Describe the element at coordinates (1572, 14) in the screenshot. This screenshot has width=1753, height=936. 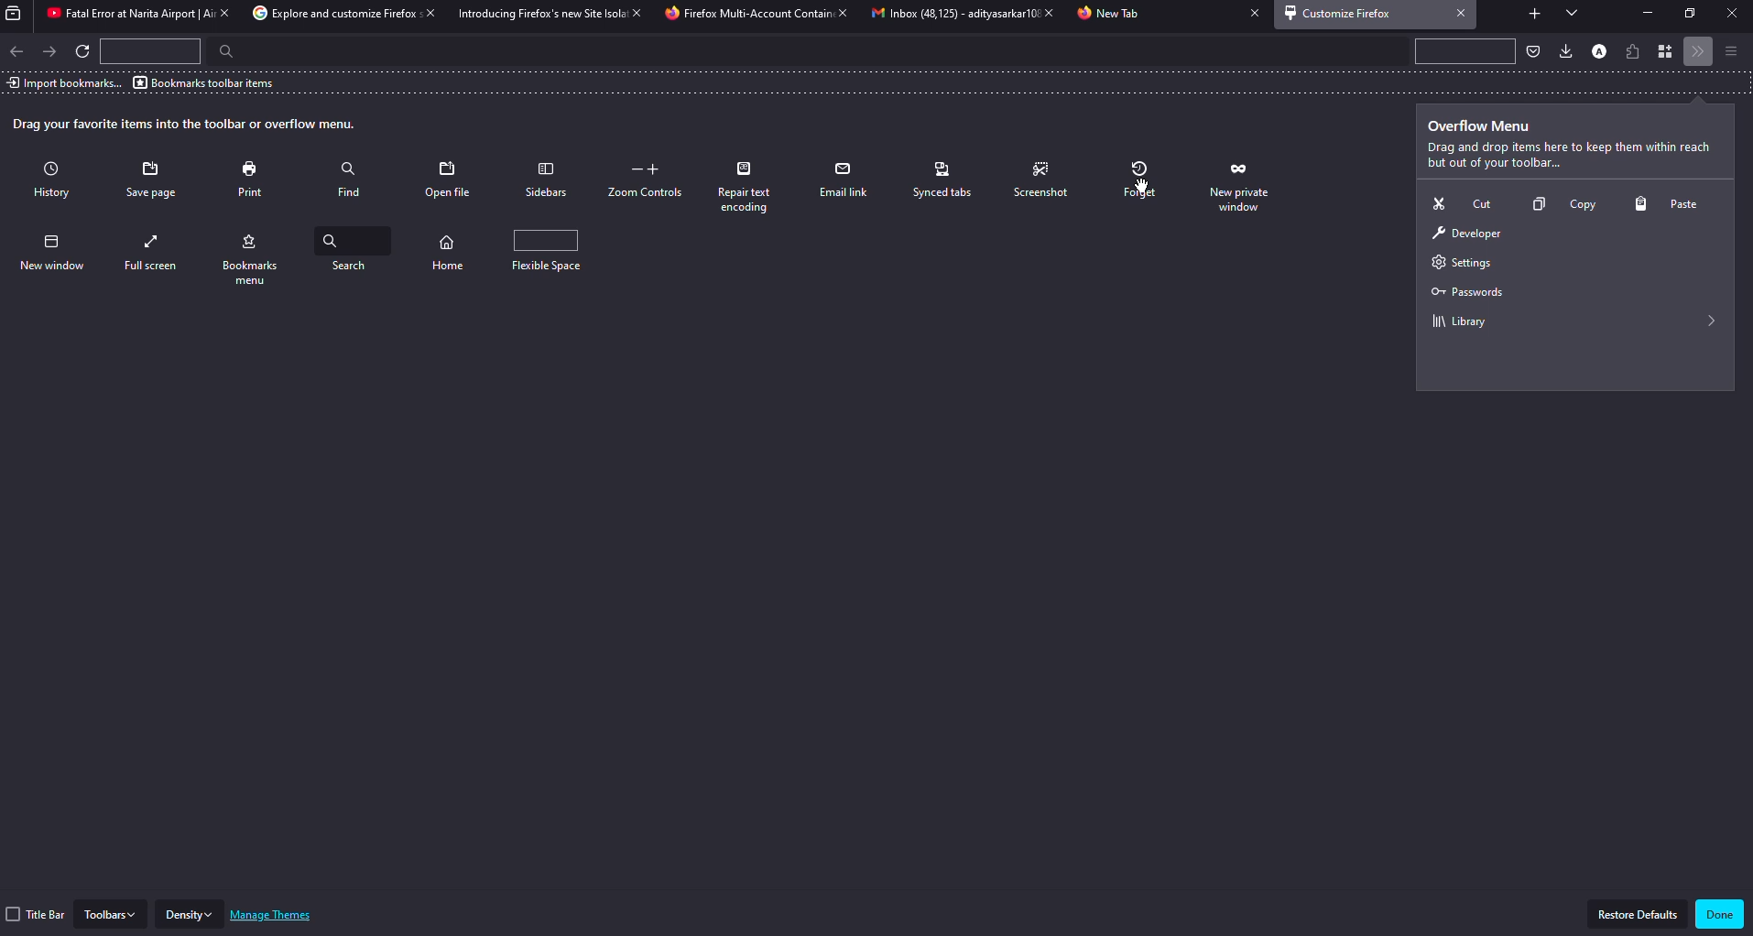
I see `tabs` at that location.